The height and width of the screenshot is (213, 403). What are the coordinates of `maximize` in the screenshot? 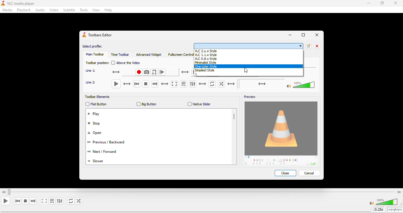 It's located at (382, 4).